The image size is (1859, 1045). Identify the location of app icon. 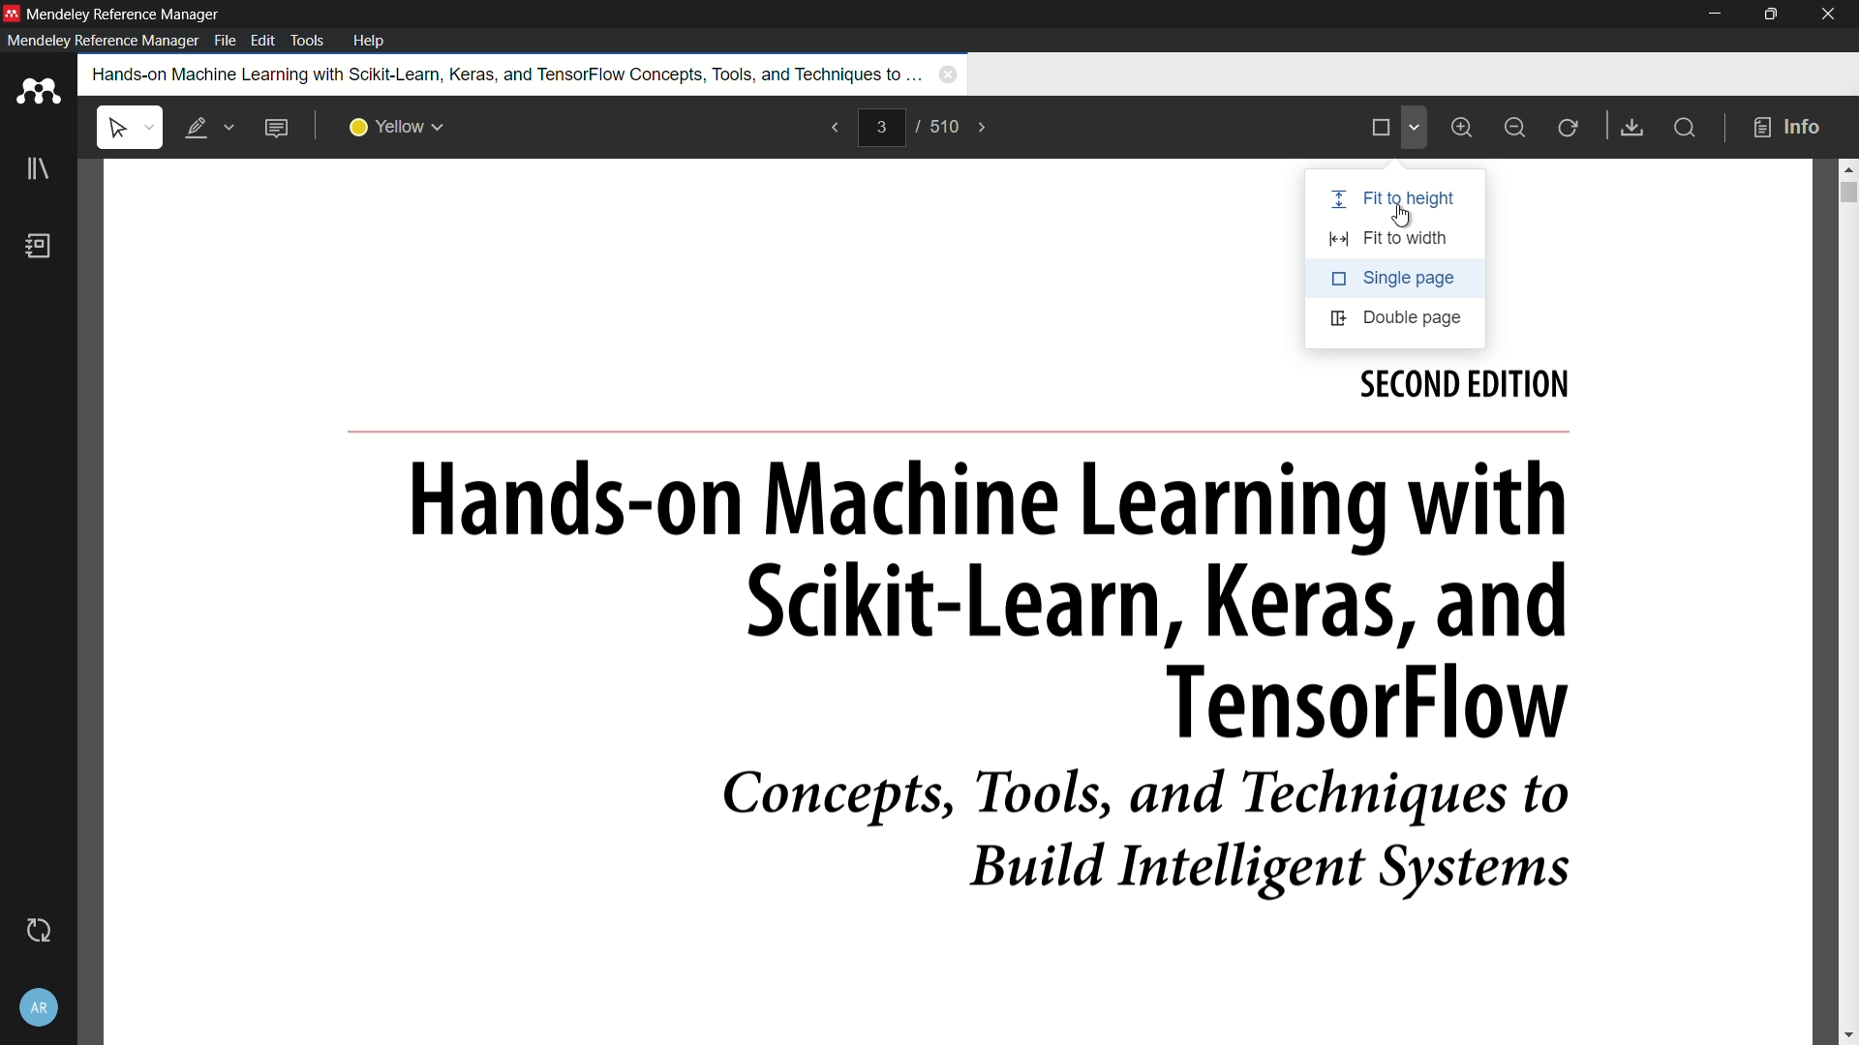
(12, 14).